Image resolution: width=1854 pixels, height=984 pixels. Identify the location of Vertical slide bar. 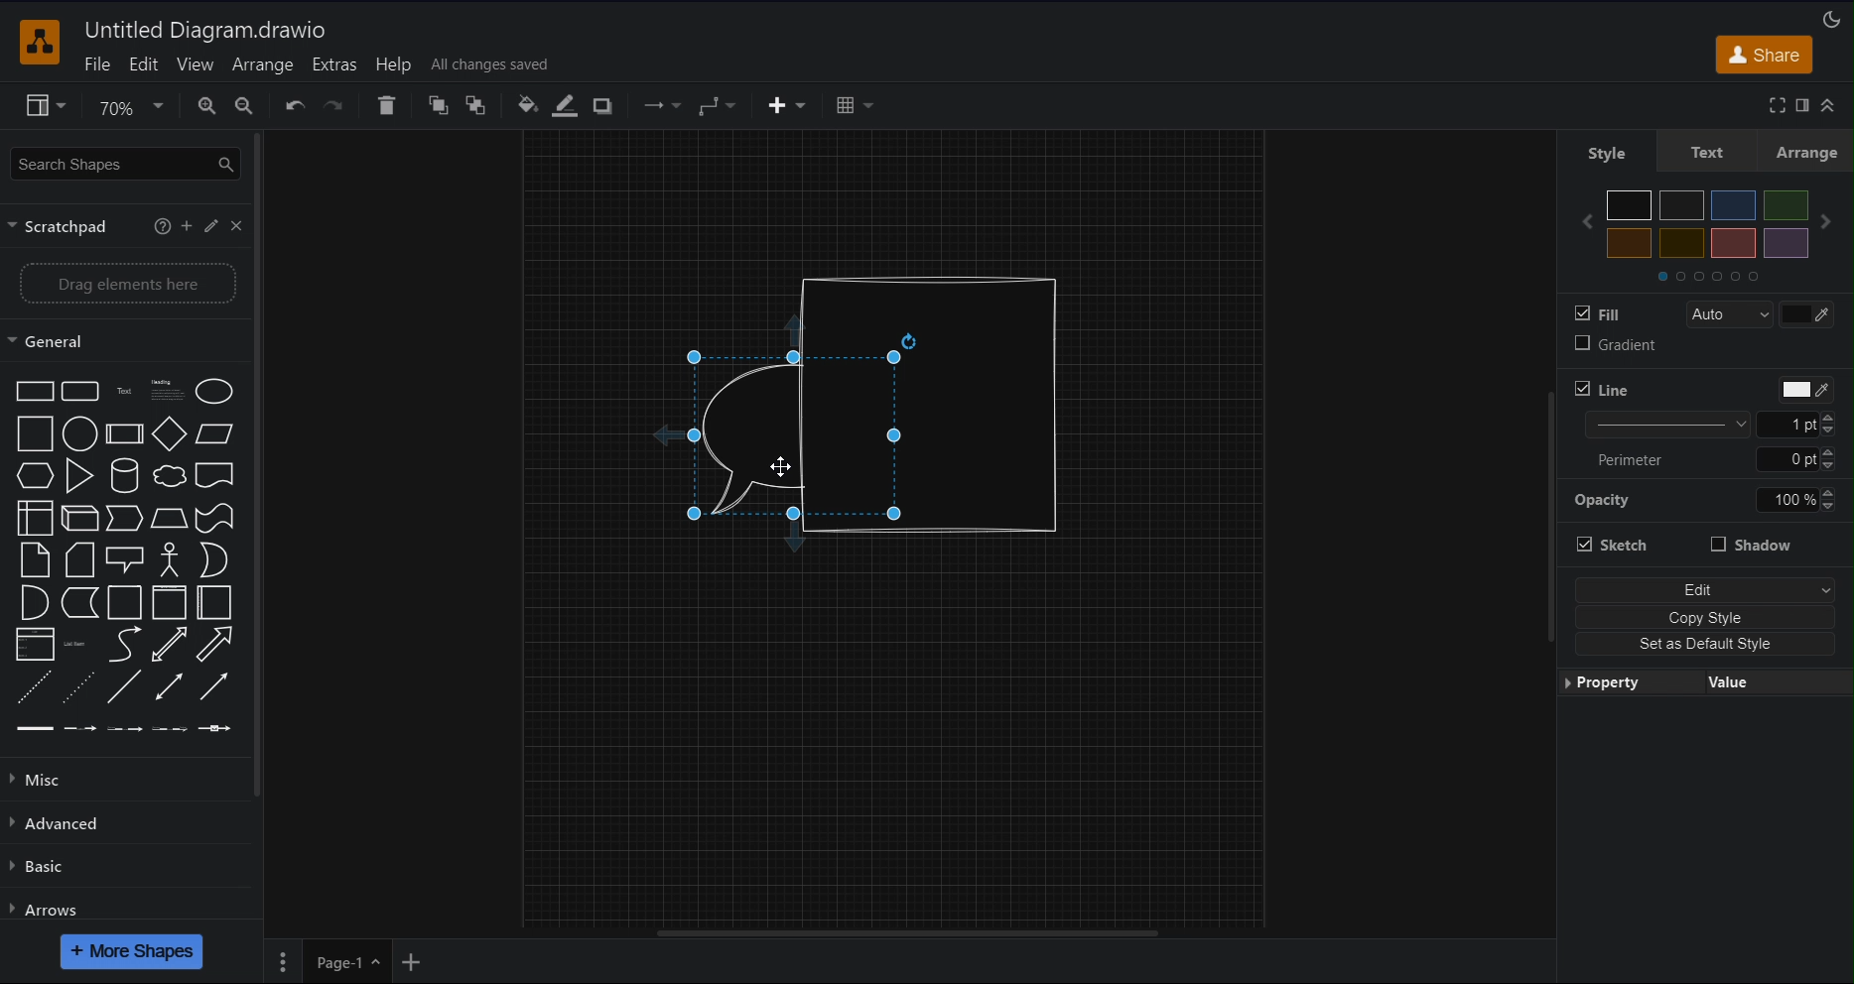
(1550, 518).